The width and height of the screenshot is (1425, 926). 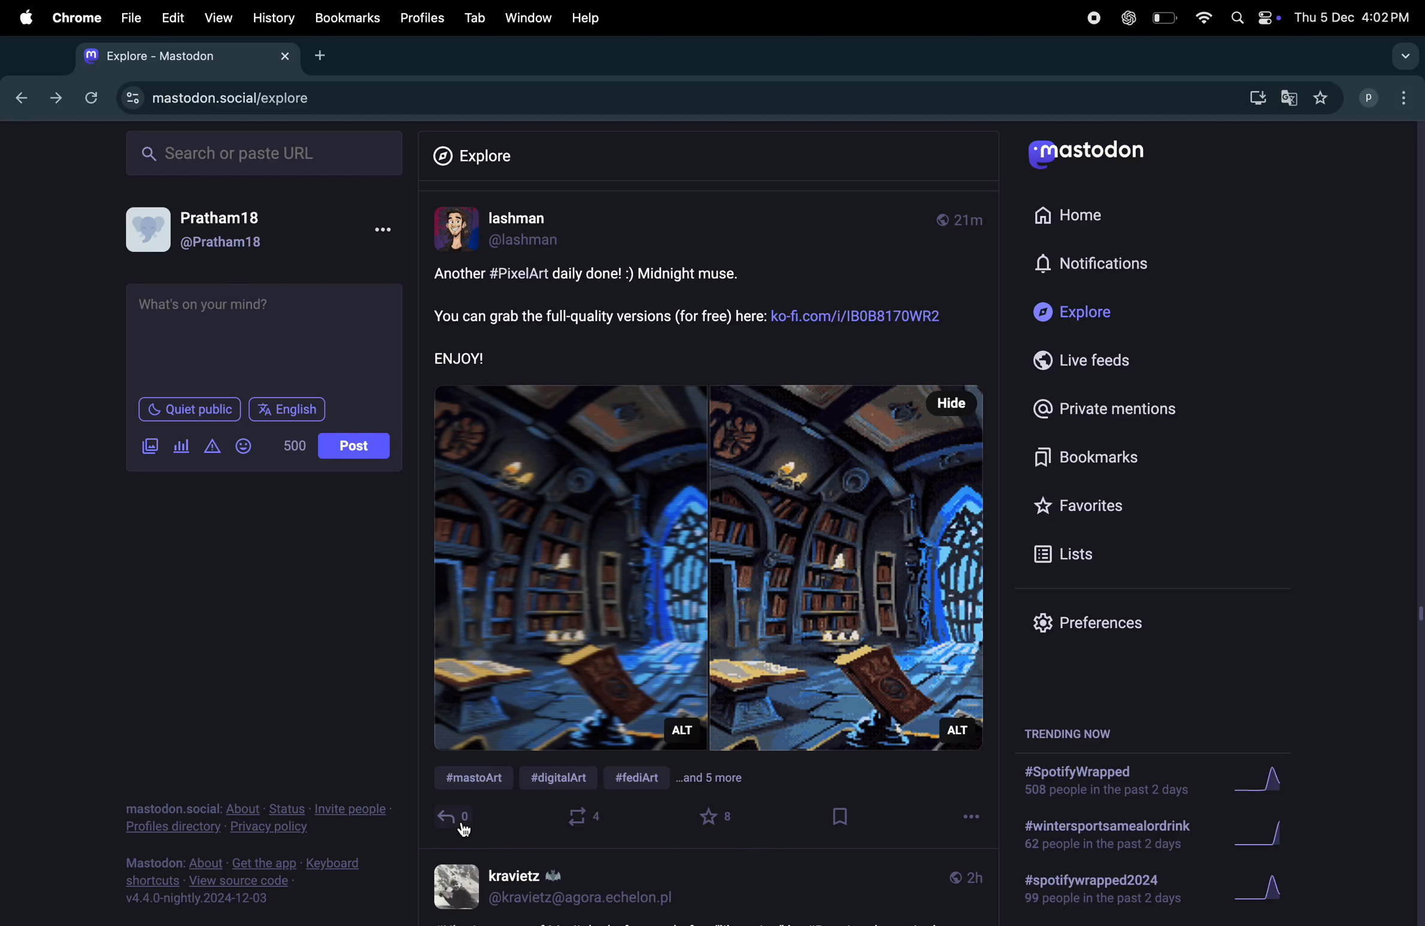 What do you see at coordinates (473, 18) in the screenshot?
I see `tab` at bounding box center [473, 18].